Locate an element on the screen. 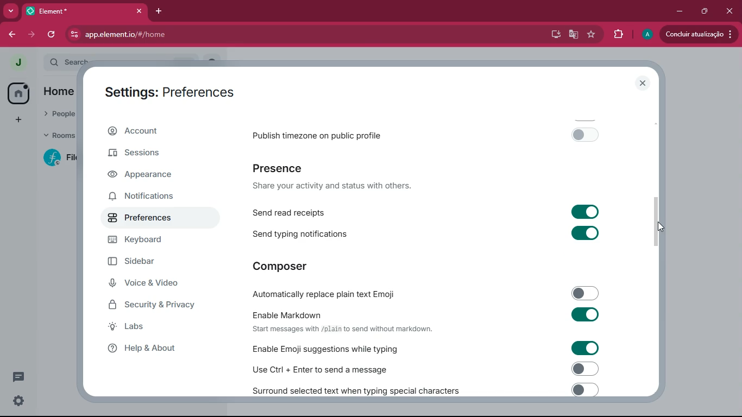  security is located at coordinates (159, 306).